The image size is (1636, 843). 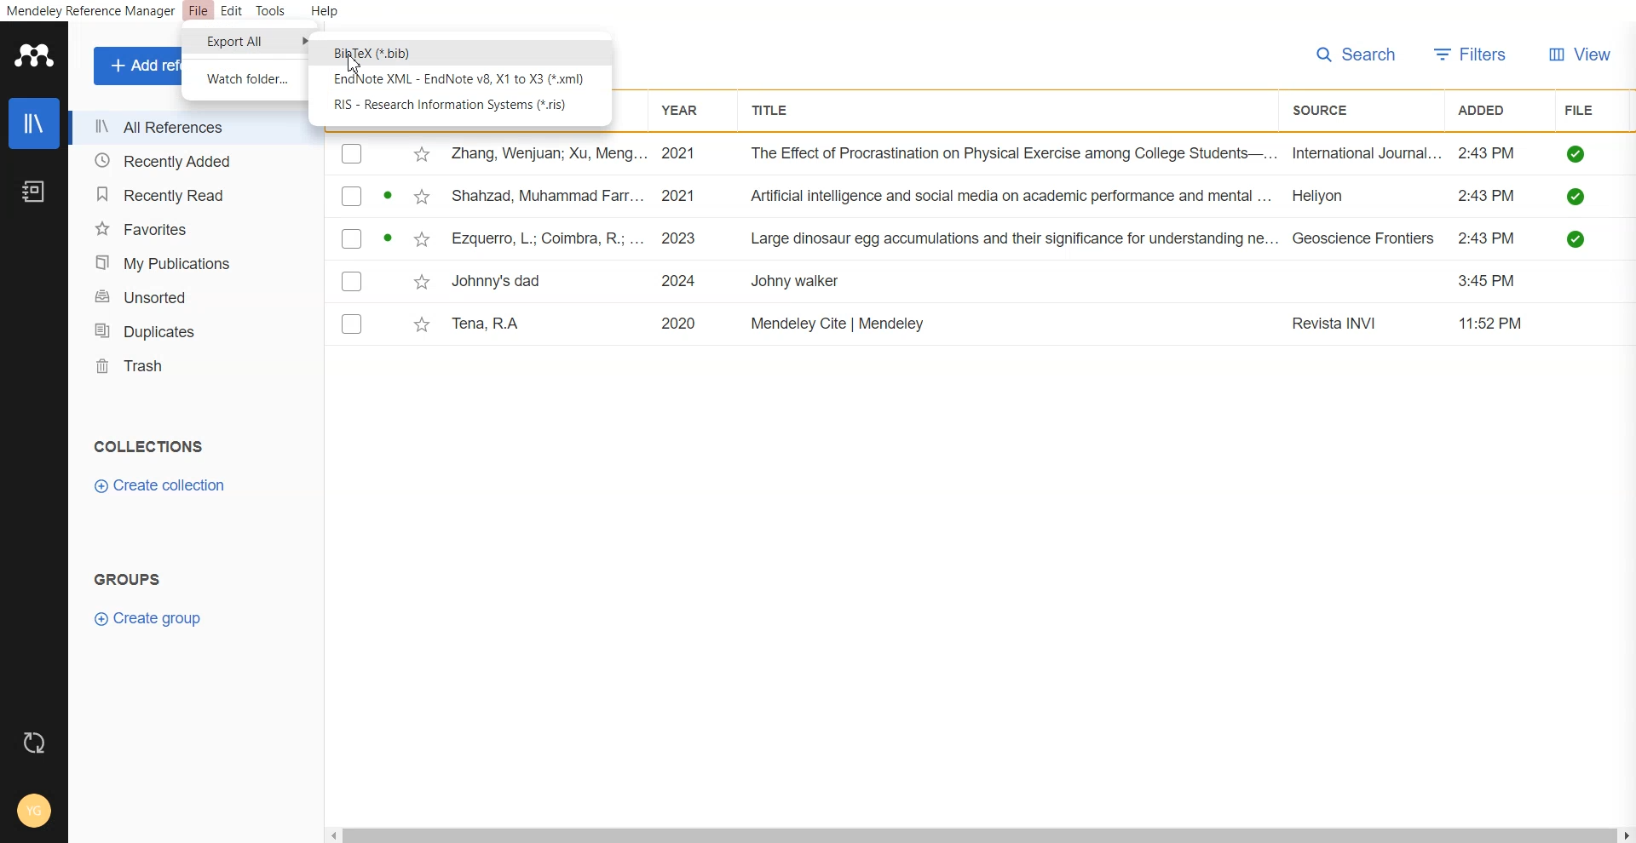 What do you see at coordinates (1368, 153) in the screenshot?
I see `International Journal...` at bounding box center [1368, 153].